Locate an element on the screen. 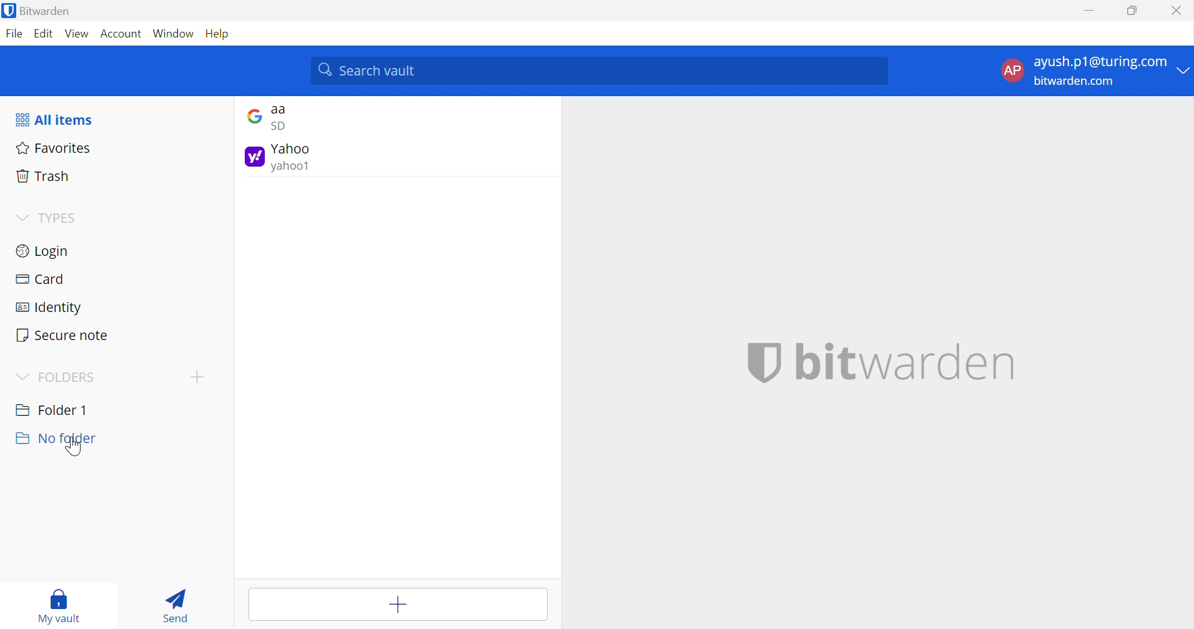  Identity is located at coordinates (49, 309).